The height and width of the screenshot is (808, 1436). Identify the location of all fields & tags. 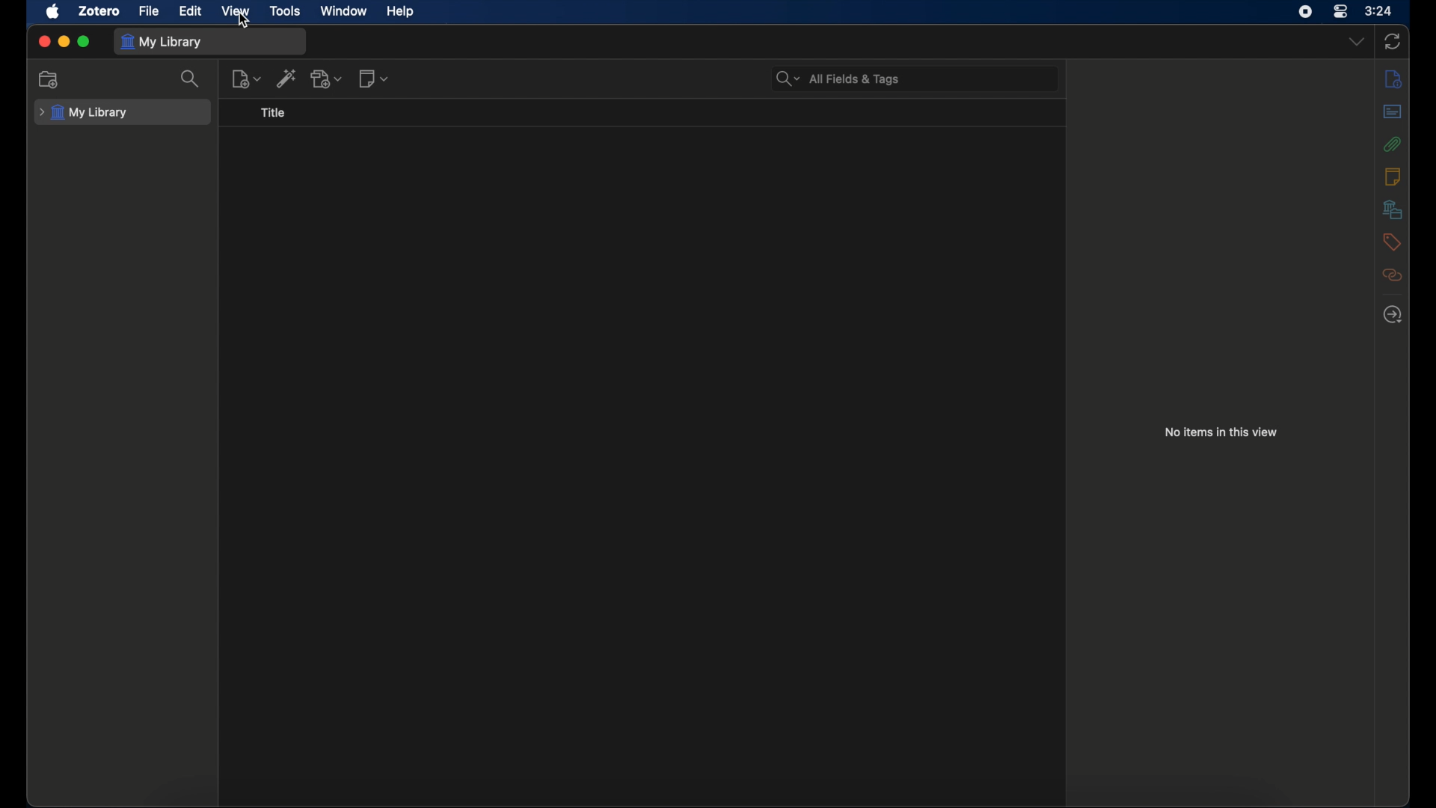
(838, 79).